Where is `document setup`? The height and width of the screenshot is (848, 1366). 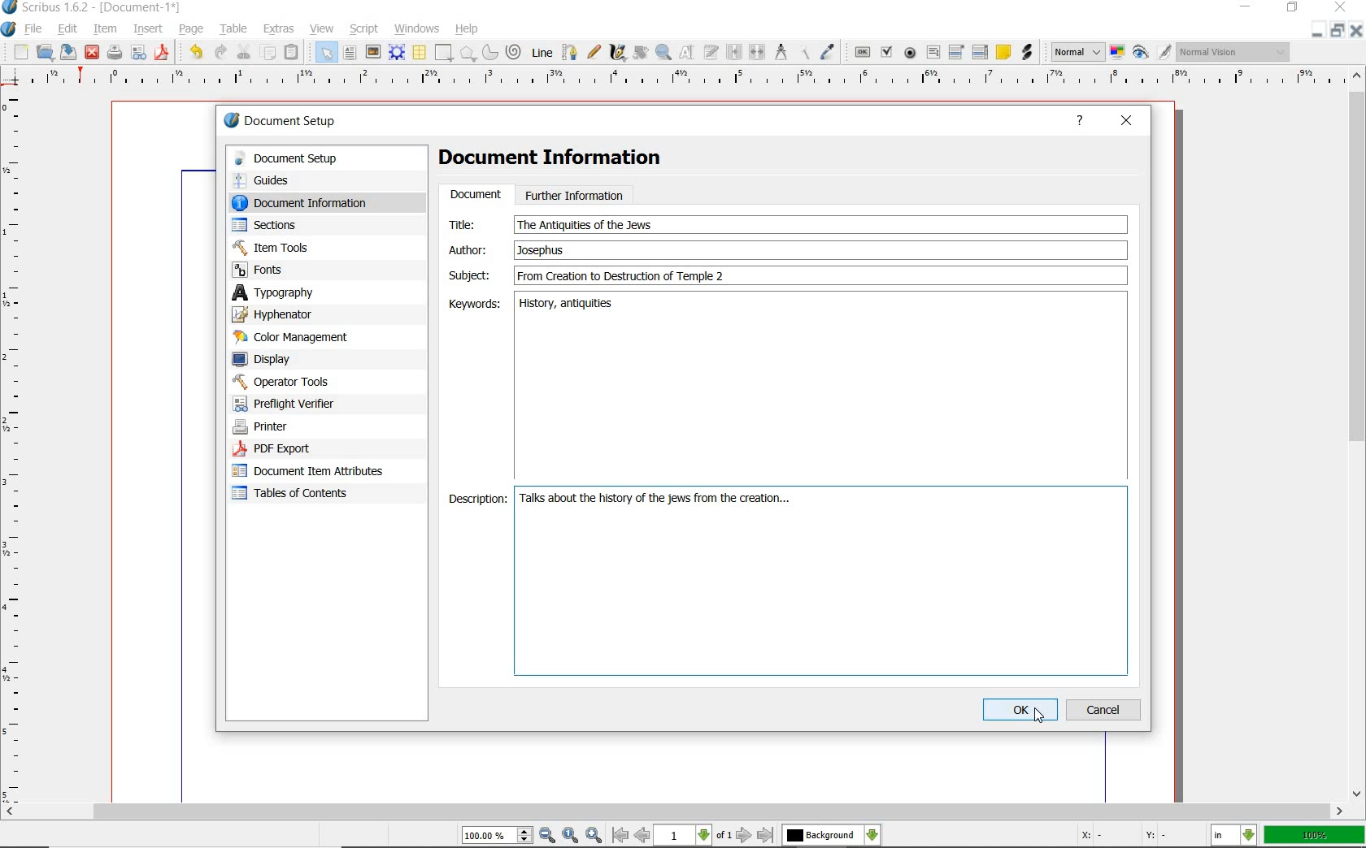
document setup is located at coordinates (281, 120).